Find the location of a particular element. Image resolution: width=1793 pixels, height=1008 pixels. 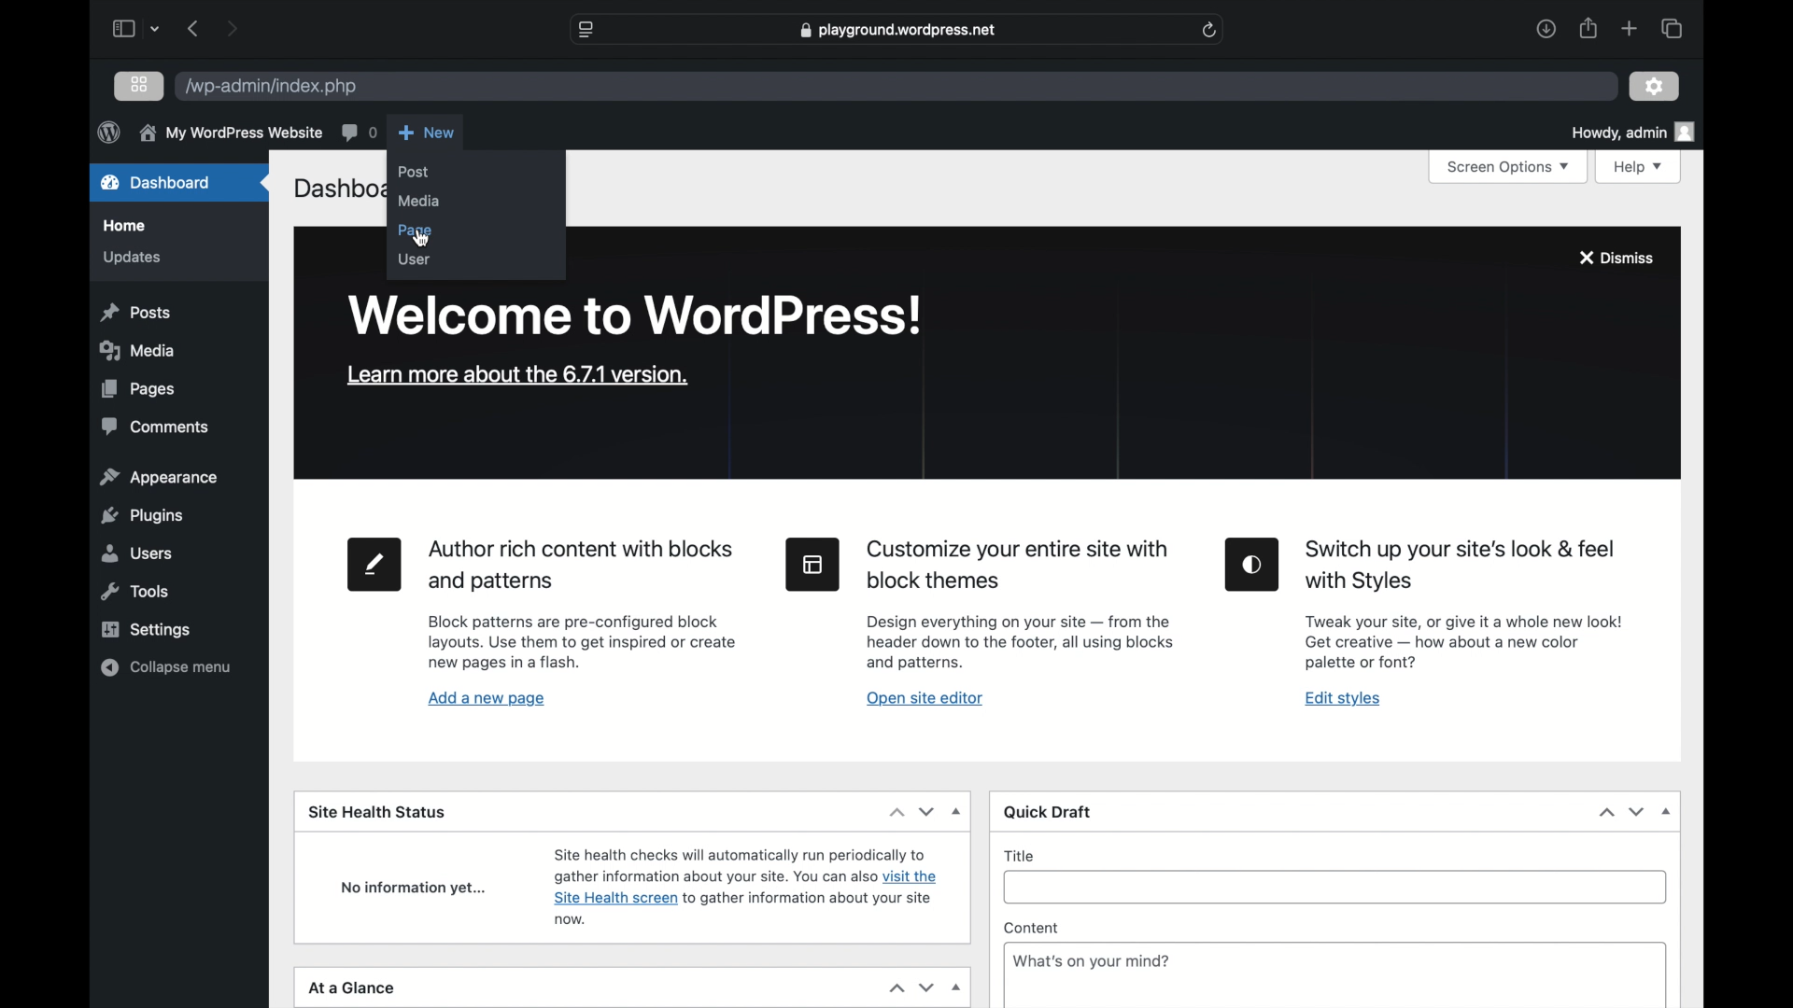

settings is located at coordinates (146, 631).